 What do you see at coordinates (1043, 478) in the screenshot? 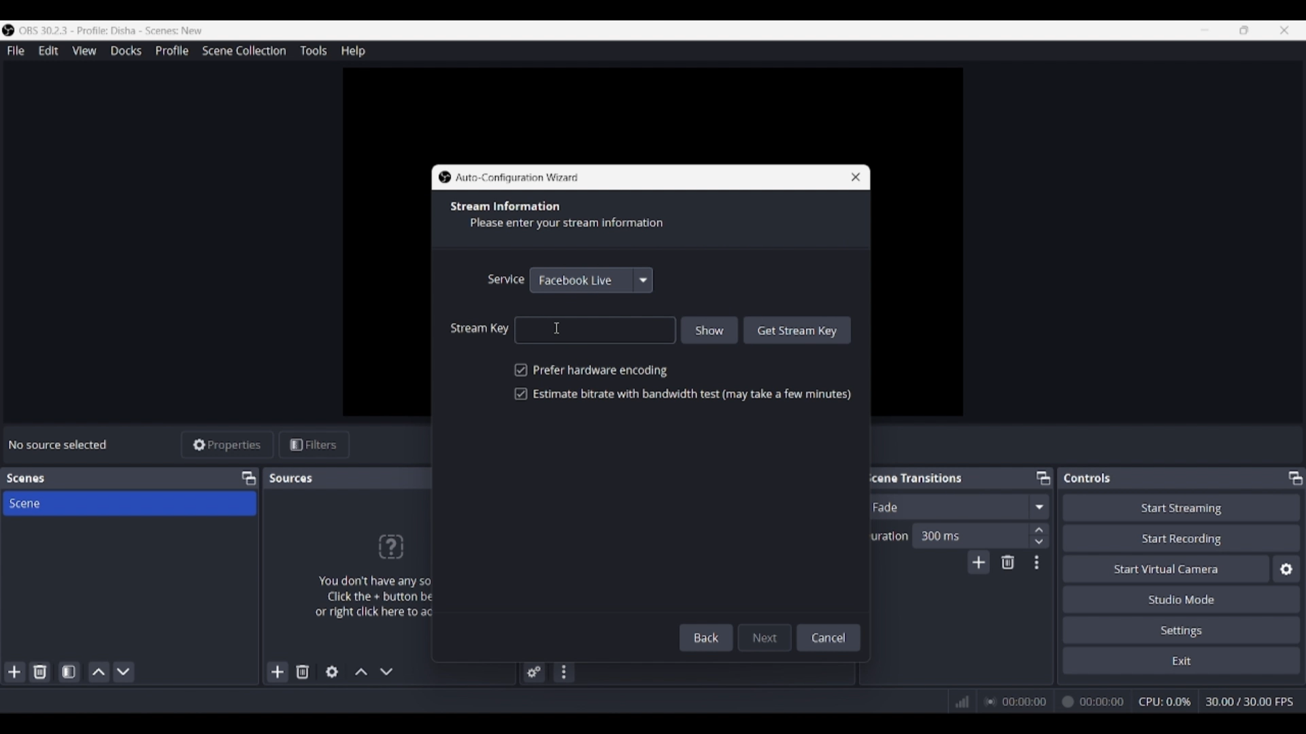
I see `Float Scene transitions panel` at bounding box center [1043, 478].